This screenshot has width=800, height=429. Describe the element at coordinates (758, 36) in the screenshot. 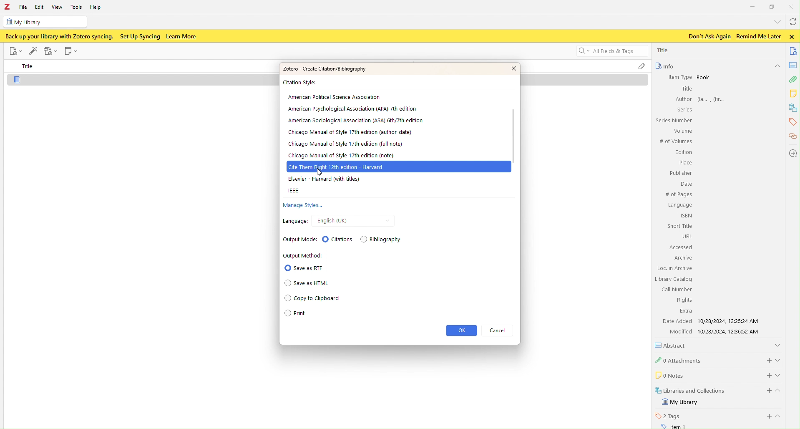

I see `Remind Me Later` at that location.